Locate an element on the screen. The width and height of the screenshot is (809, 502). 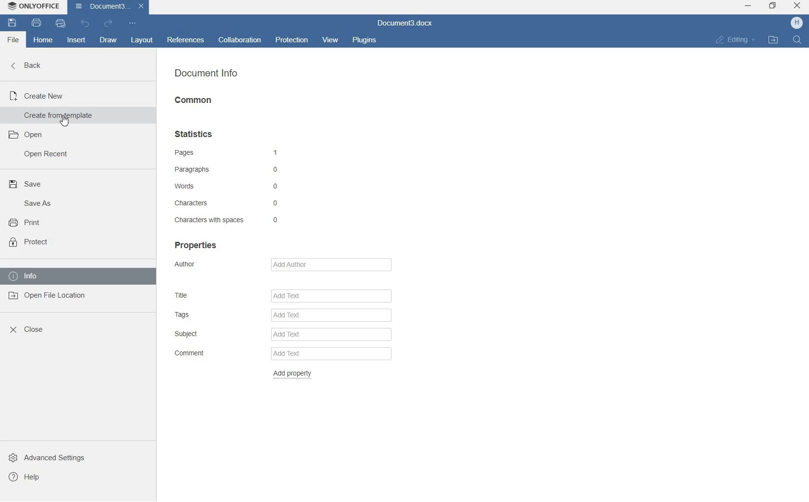
characters with spaces 0 is located at coordinates (226, 220).